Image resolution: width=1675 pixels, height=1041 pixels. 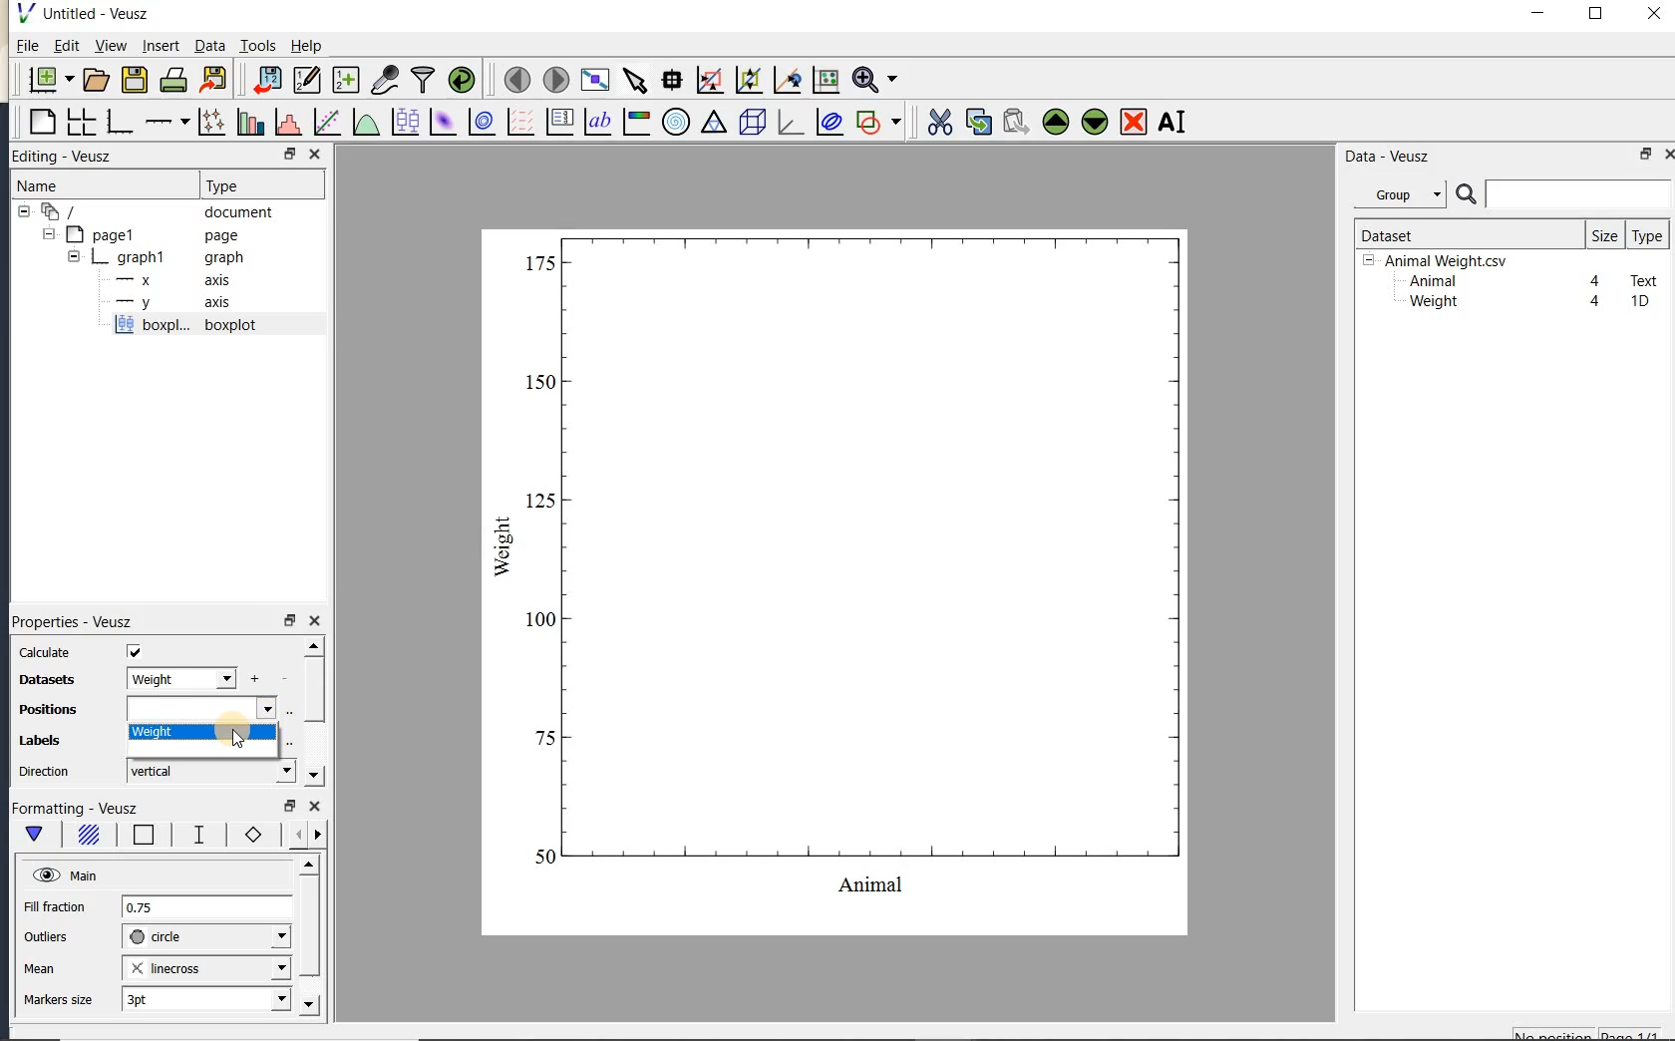 What do you see at coordinates (173, 80) in the screenshot?
I see `print the document` at bounding box center [173, 80].